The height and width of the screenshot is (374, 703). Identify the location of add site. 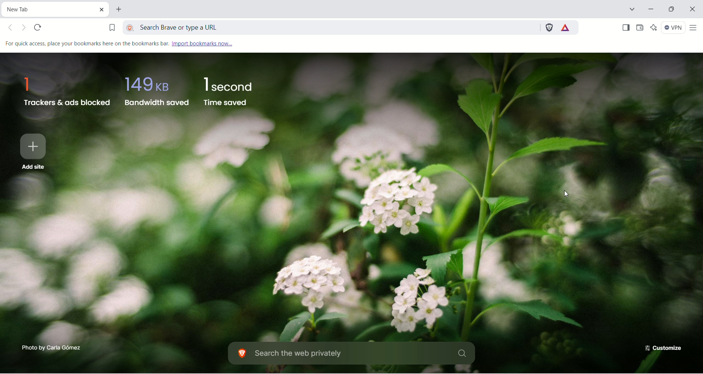
(36, 151).